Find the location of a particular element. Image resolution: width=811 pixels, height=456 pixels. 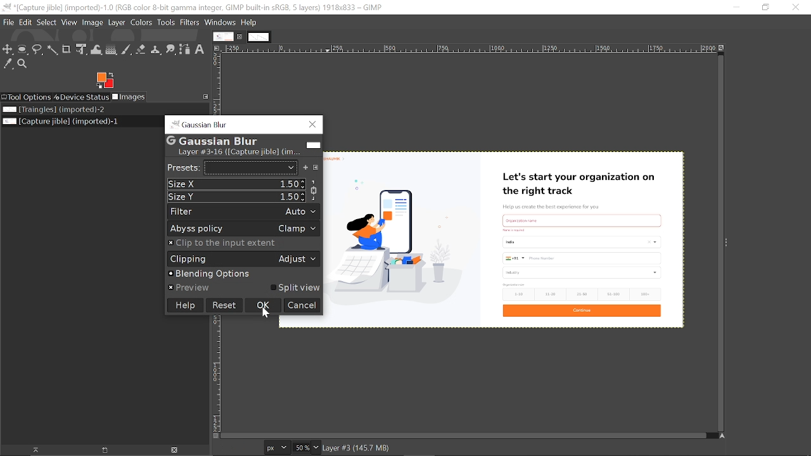

Zoom tool is located at coordinates (23, 64).